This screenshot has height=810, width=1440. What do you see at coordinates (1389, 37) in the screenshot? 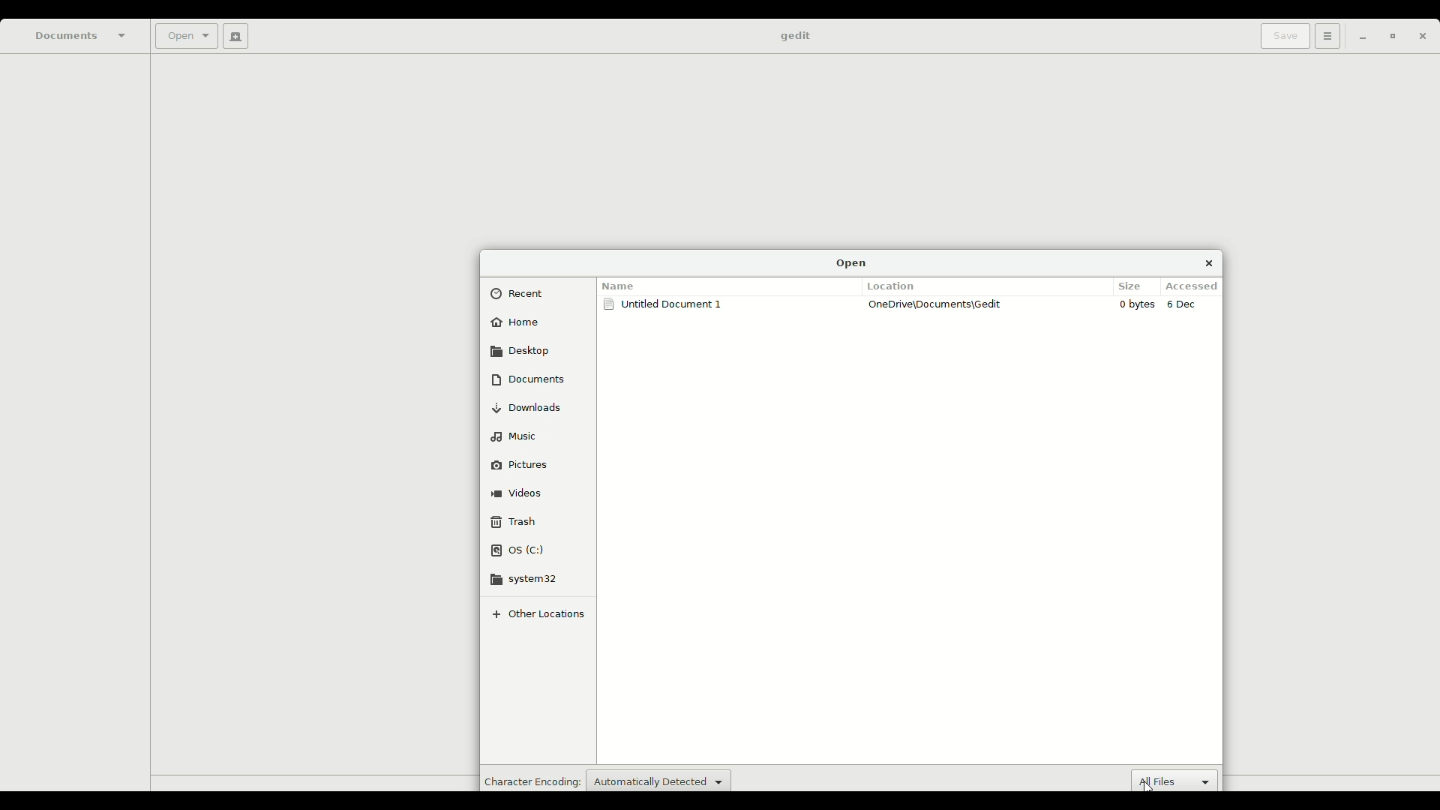
I see `Restore` at bounding box center [1389, 37].